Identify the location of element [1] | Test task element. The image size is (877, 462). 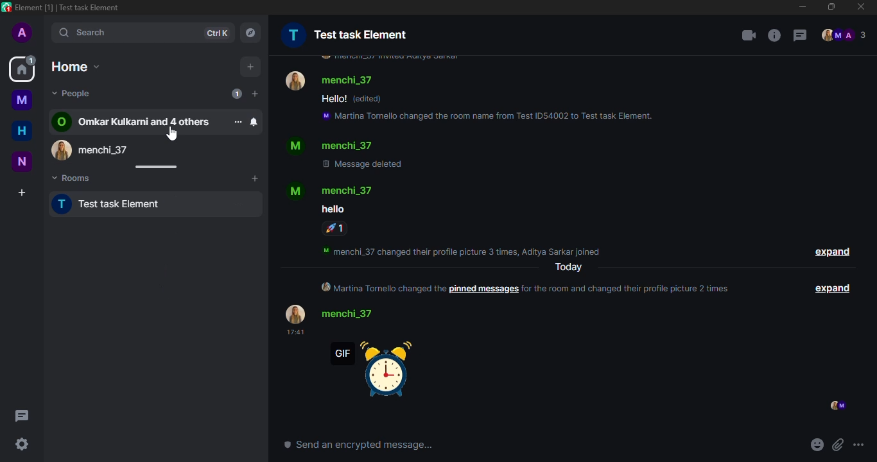
(65, 7).